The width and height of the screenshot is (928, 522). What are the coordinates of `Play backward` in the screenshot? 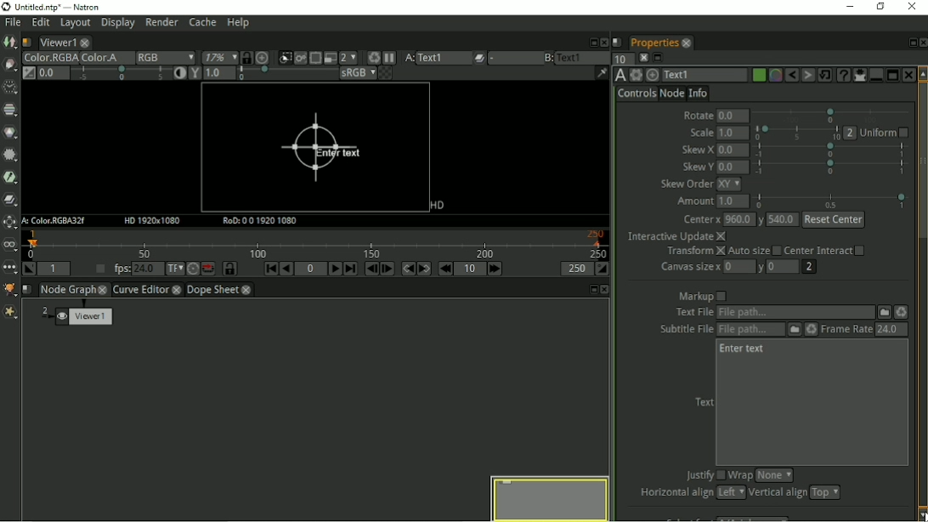 It's located at (286, 269).